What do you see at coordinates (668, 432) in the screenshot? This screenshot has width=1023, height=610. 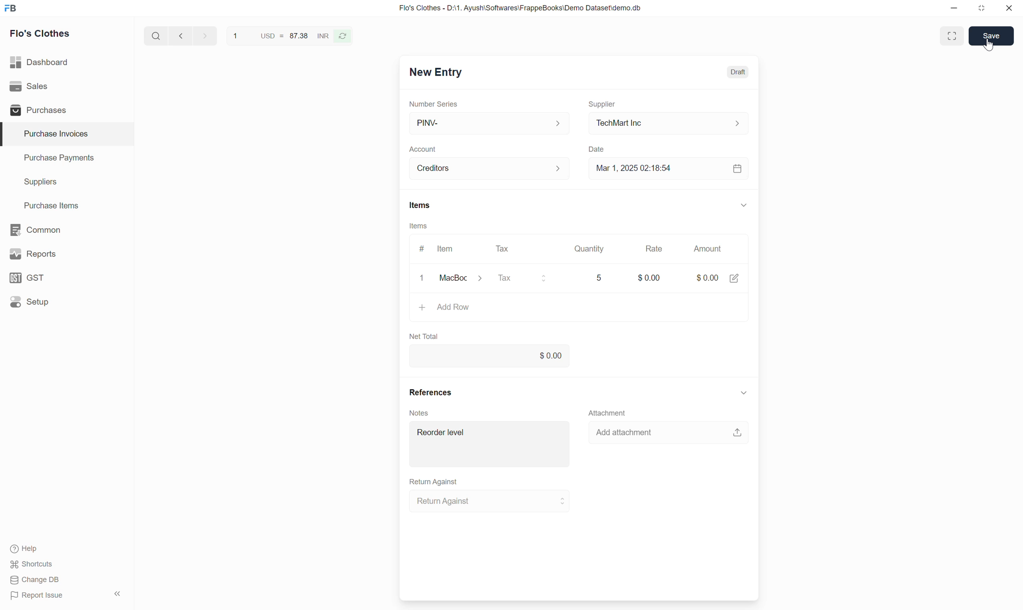 I see `Add attachment` at bounding box center [668, 432].